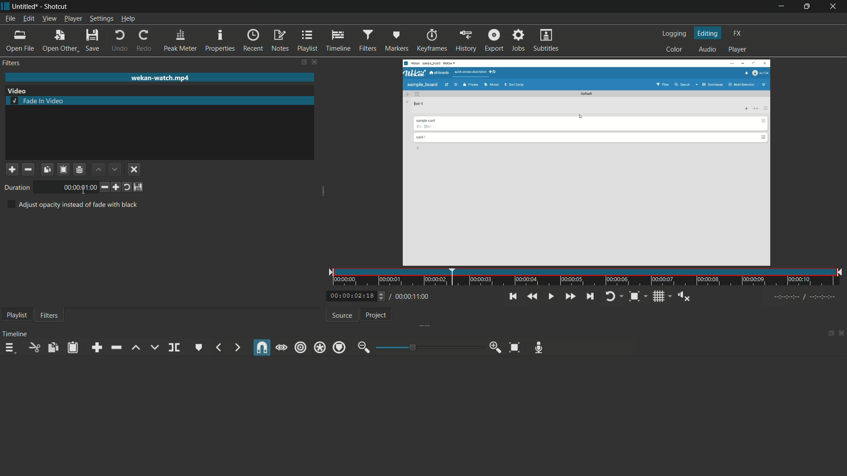 The width and height of the screenshot is (847, 476). I want to click on ripple all tracks, so click(320, 348).